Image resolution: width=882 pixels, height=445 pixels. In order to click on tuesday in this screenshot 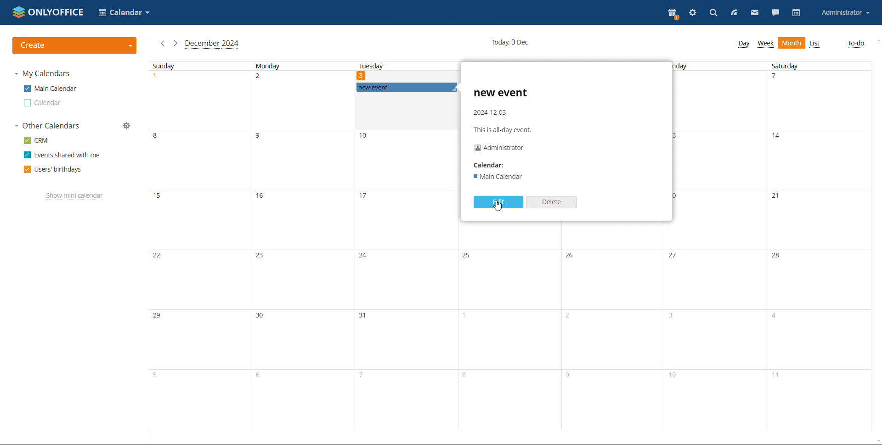, I will do `click(405, 277)`.